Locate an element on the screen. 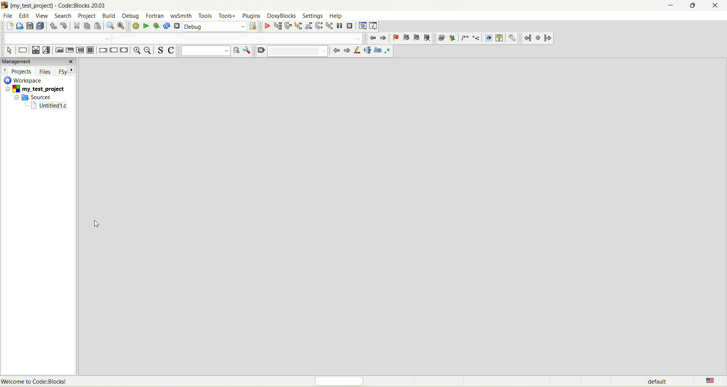 This screenshot has width=727, height=387. view is located at coordinates (44, 16).